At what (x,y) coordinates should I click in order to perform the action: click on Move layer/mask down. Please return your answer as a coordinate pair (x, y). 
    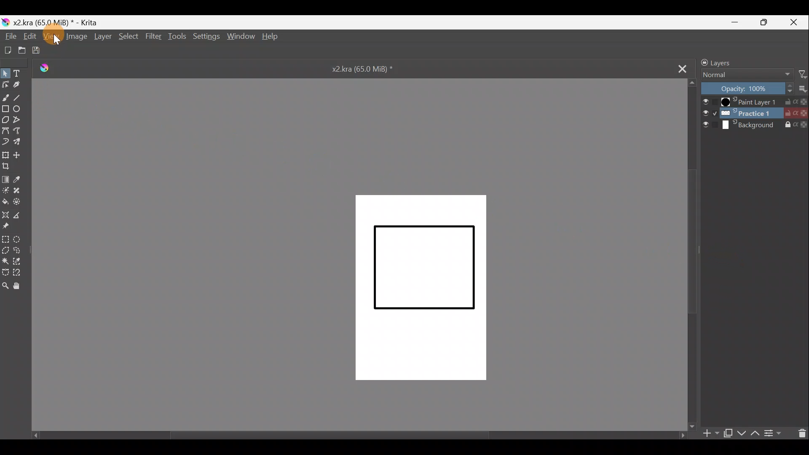
    Looking at the image, I should click on (742, 434).